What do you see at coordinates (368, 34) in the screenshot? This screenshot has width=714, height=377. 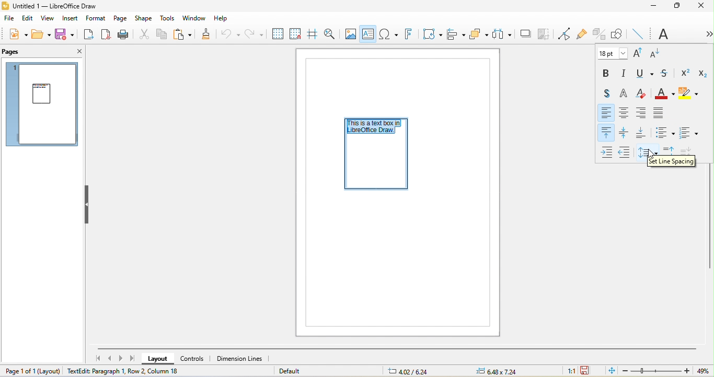 I see `text box` at bounding box center [368, 34].